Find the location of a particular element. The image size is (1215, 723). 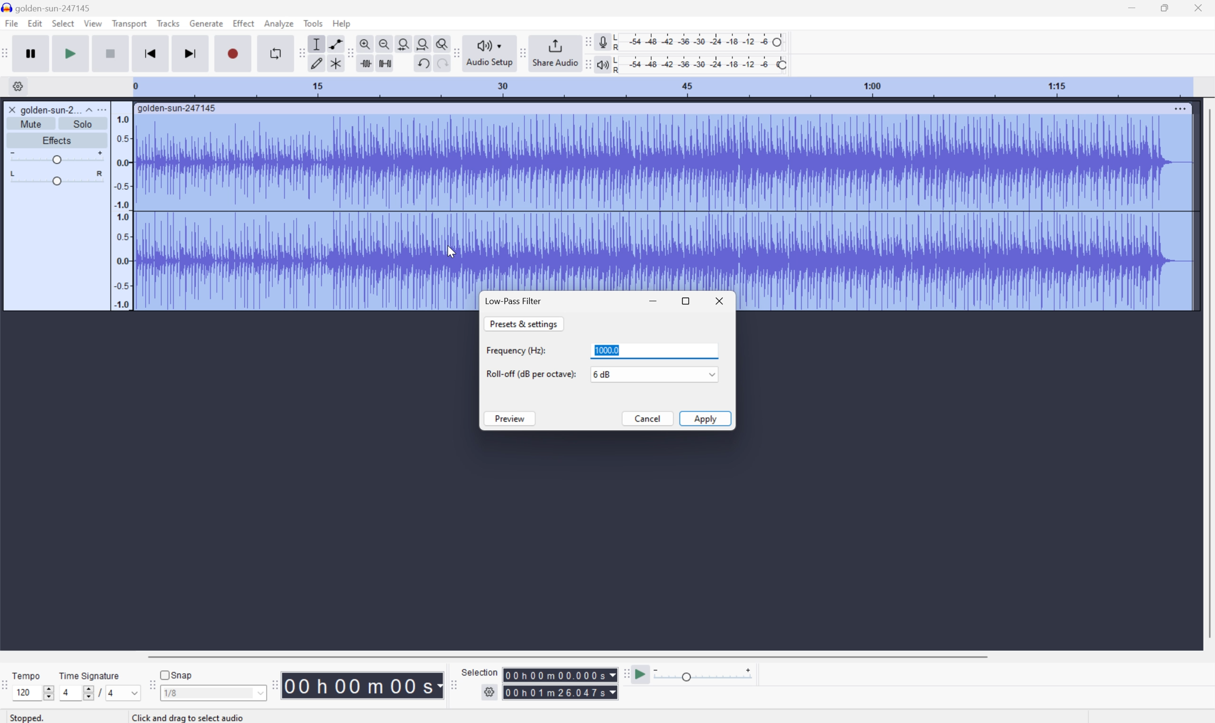

Minimize is located at coordinates (1132, 7).